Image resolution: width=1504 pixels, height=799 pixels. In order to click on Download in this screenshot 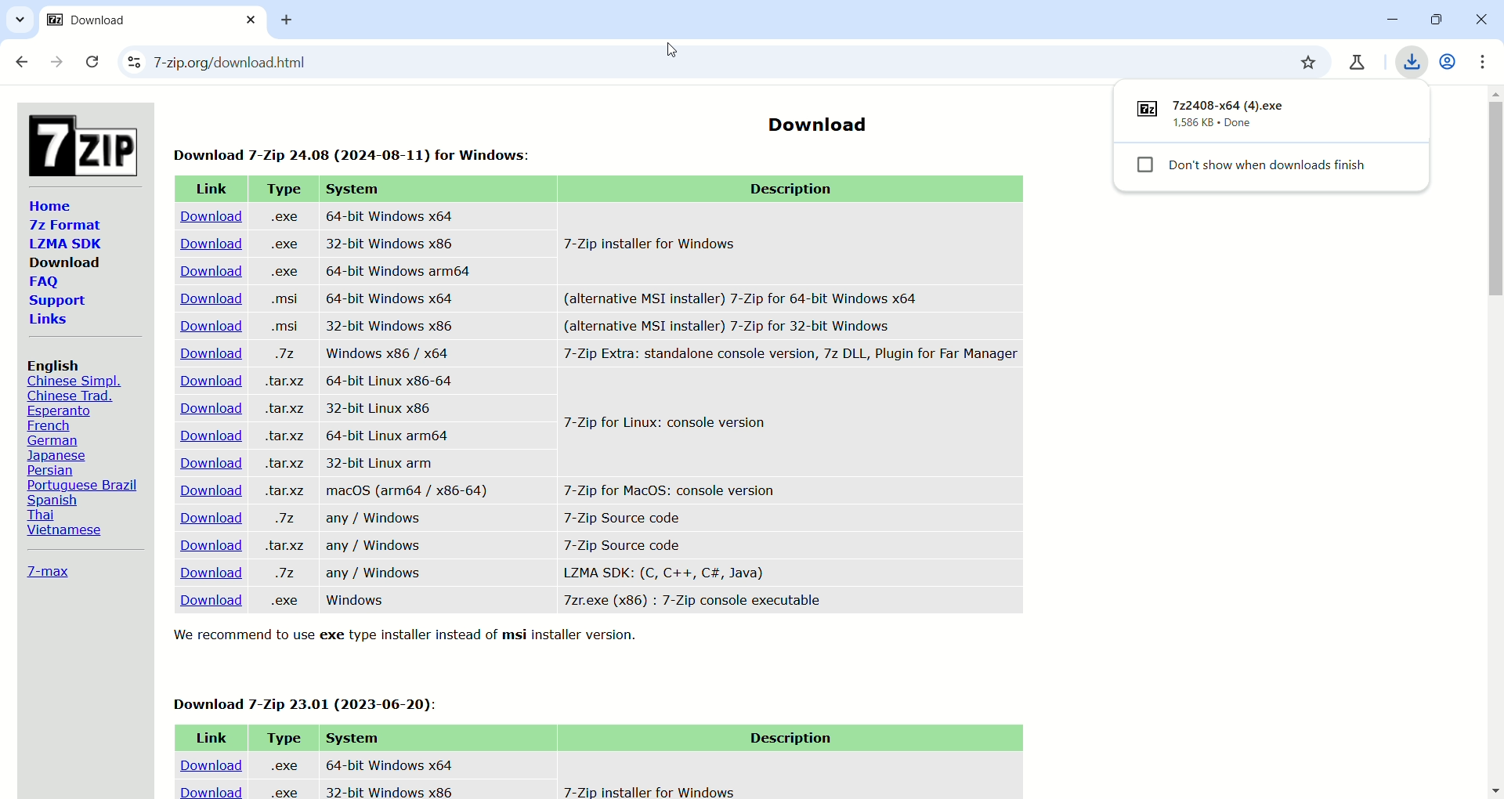, I will do `click(208, 356)`.